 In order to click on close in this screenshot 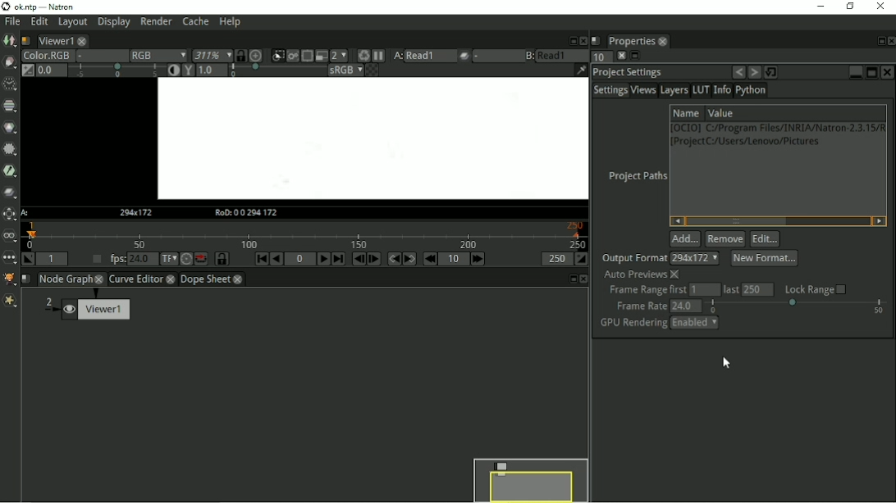, I will do `click(238, 279)`.